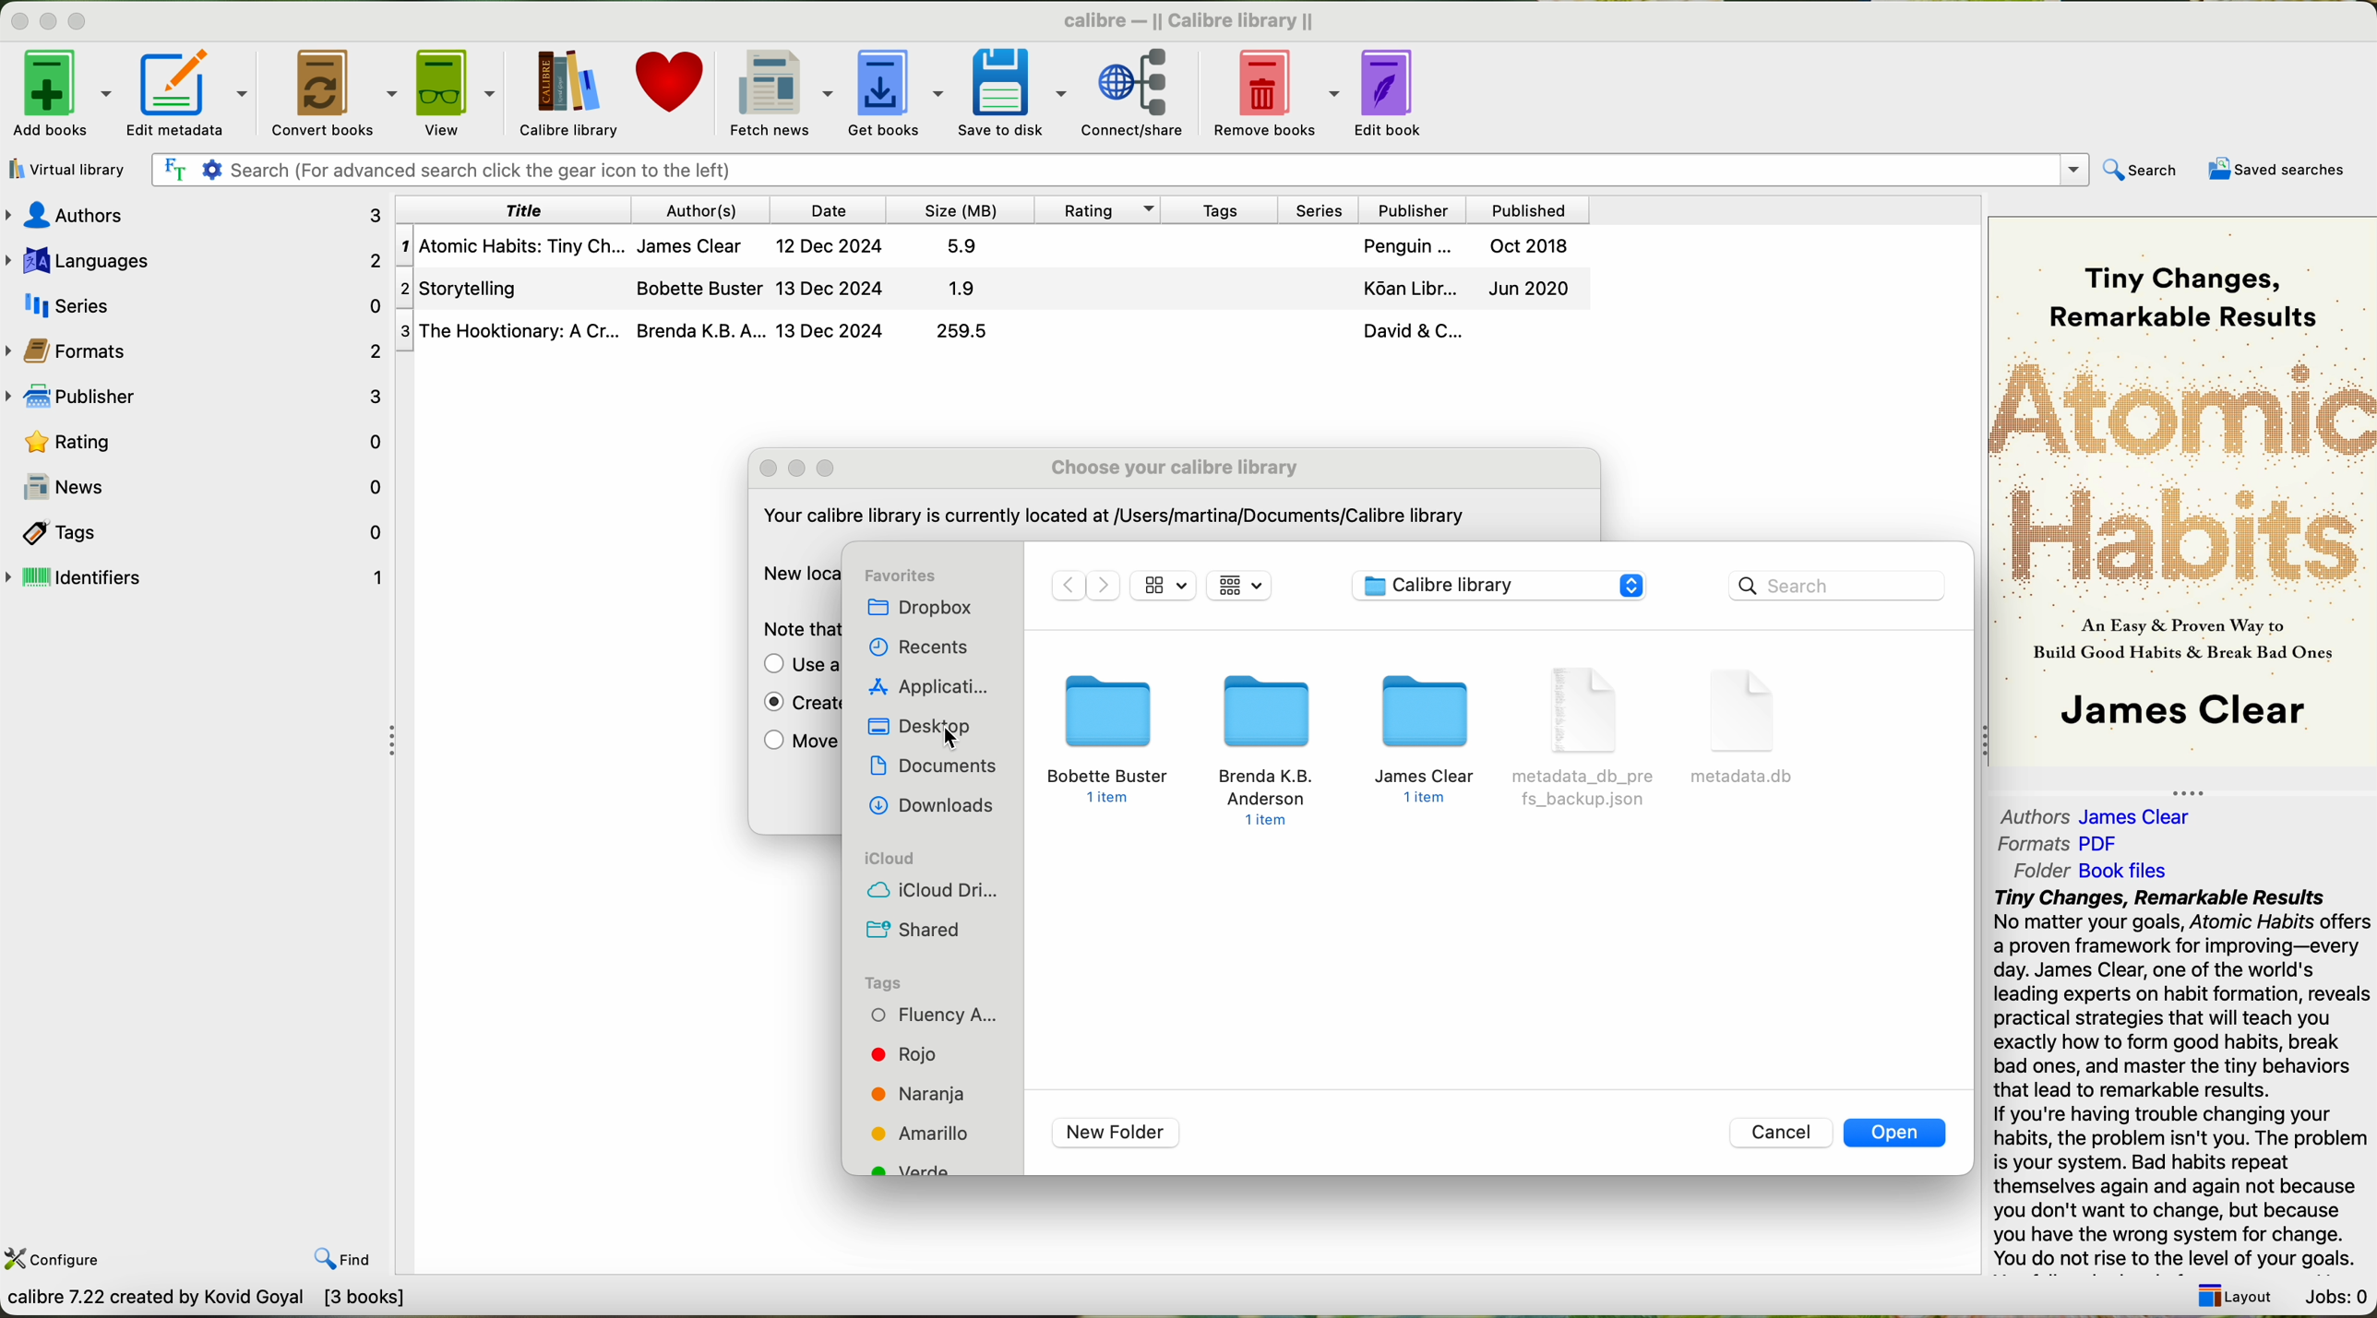  What do you see at coordinates (996, 290) in the screenshot?
I see `Second Storytelling` at bounding box center [996, 290].